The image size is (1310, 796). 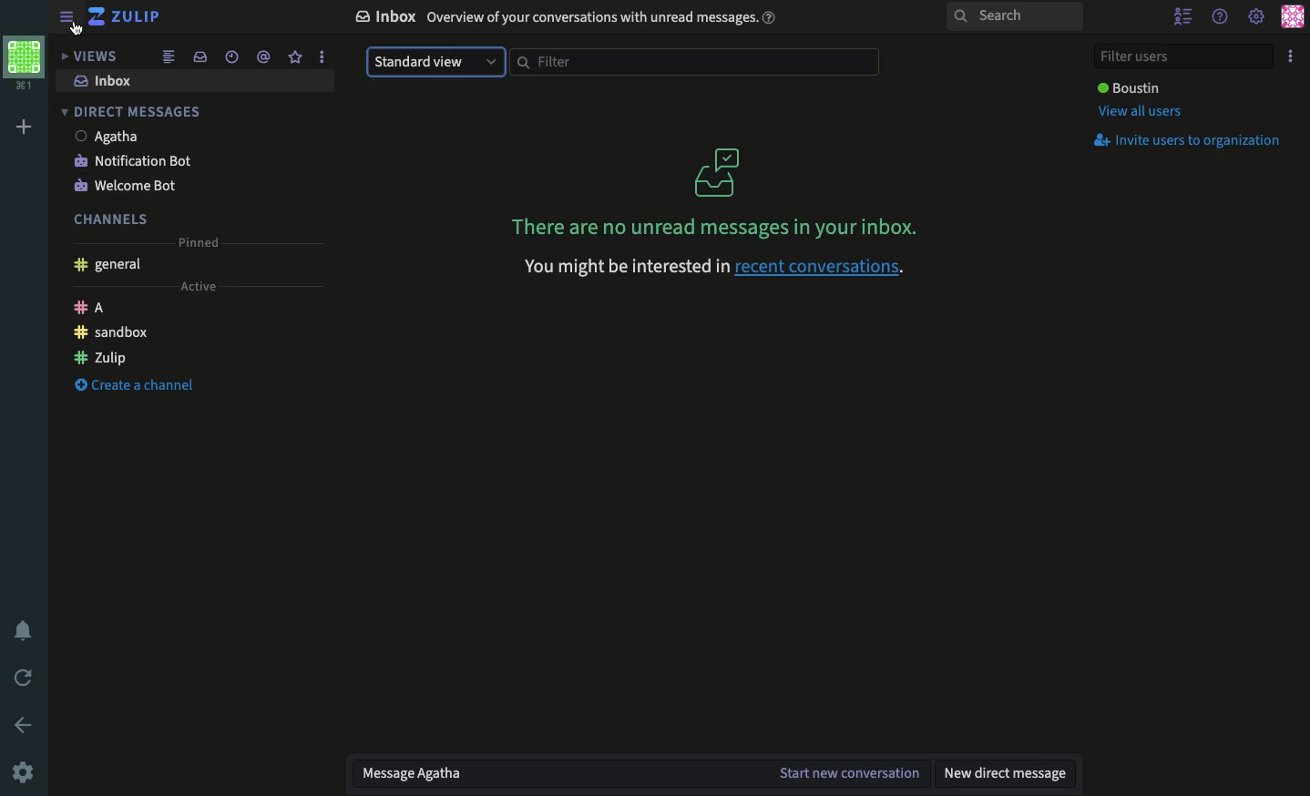 I want to click on Options, so click(x=1292, y=56).